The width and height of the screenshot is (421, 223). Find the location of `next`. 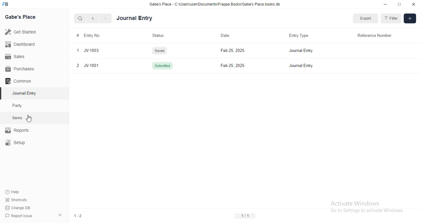

next is located at coordinates (105, 19).